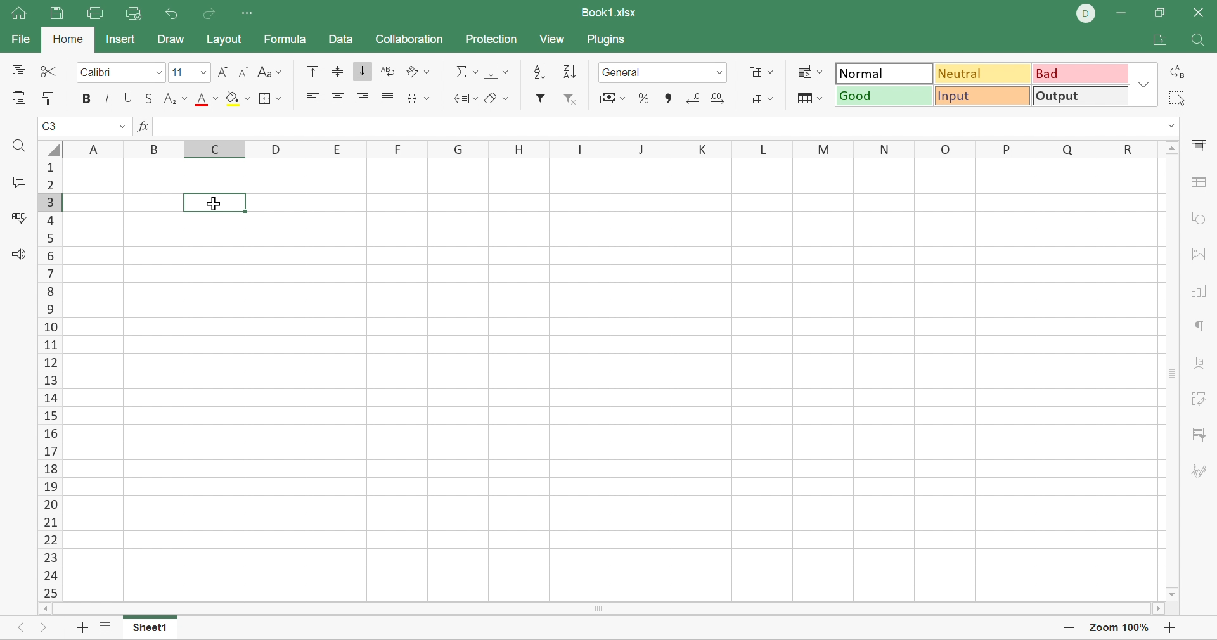 This screenshot has height=640, width=1217. I want to click on Number format, so click(626, 72).